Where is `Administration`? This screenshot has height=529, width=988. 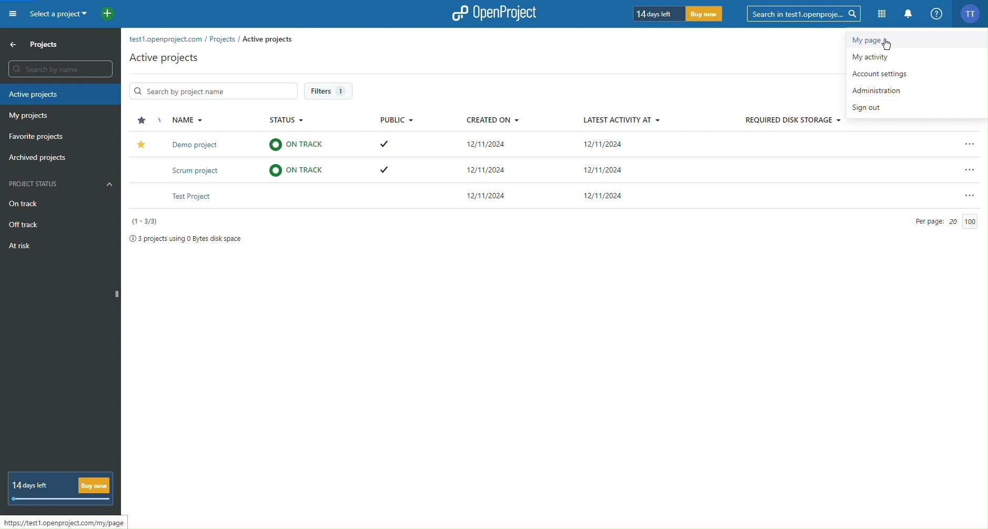 Administration is located at coordinates (883, 89).